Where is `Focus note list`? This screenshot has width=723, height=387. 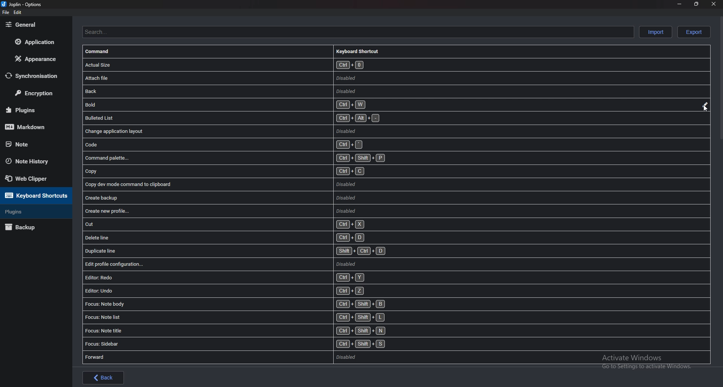 Focus note list is located at coordinates (253, 317).